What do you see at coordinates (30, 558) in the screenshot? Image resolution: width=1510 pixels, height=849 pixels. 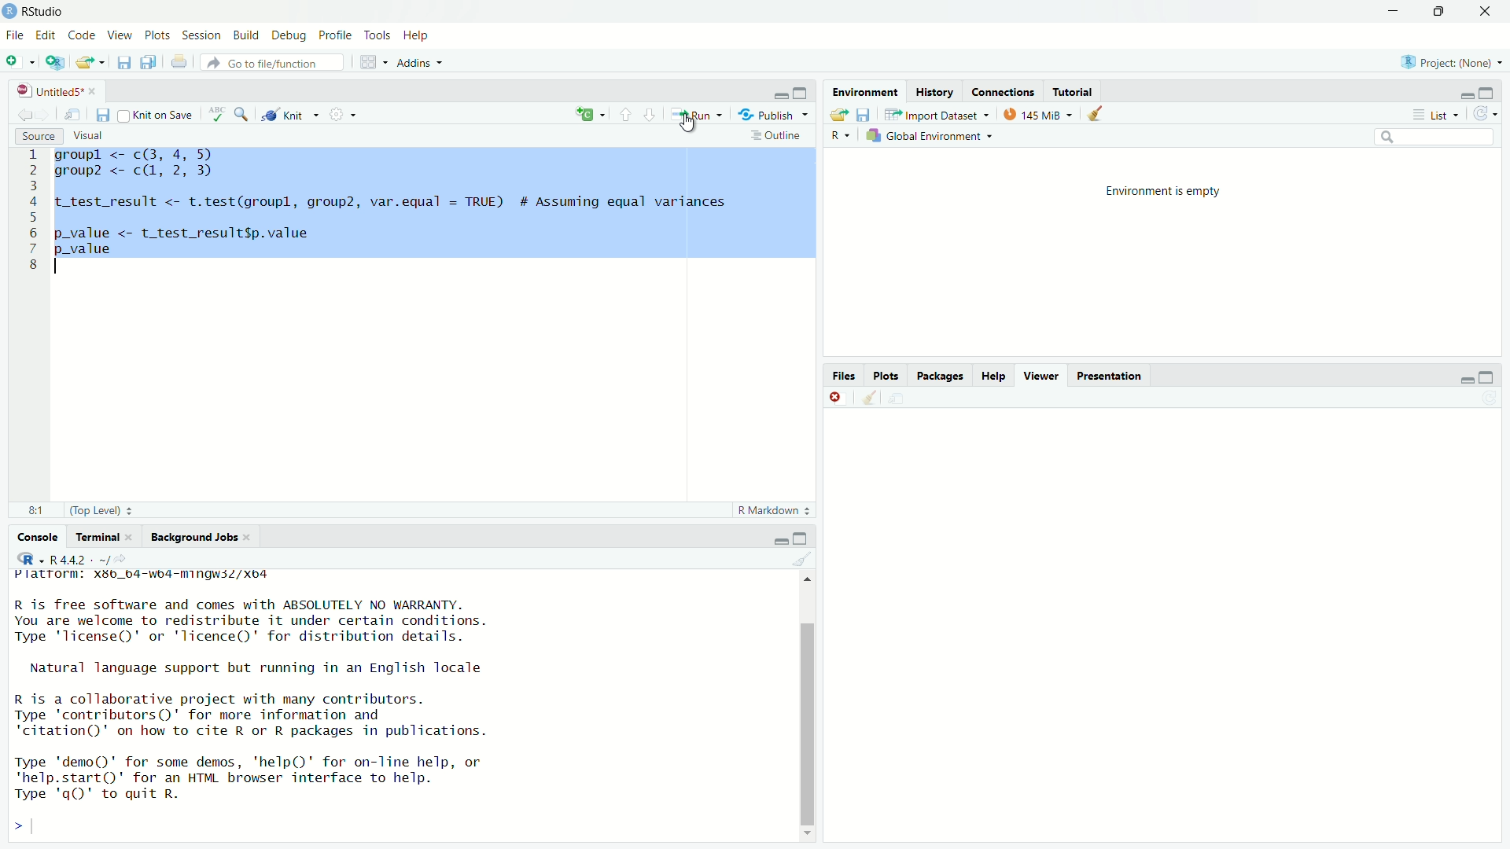 I see `RStudio logo` at bounding box center [30, 558].